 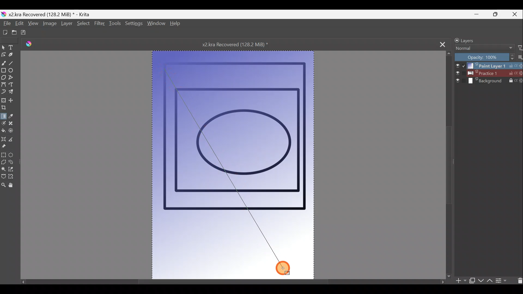 I want to click on Close, so click(x=516, y=14).